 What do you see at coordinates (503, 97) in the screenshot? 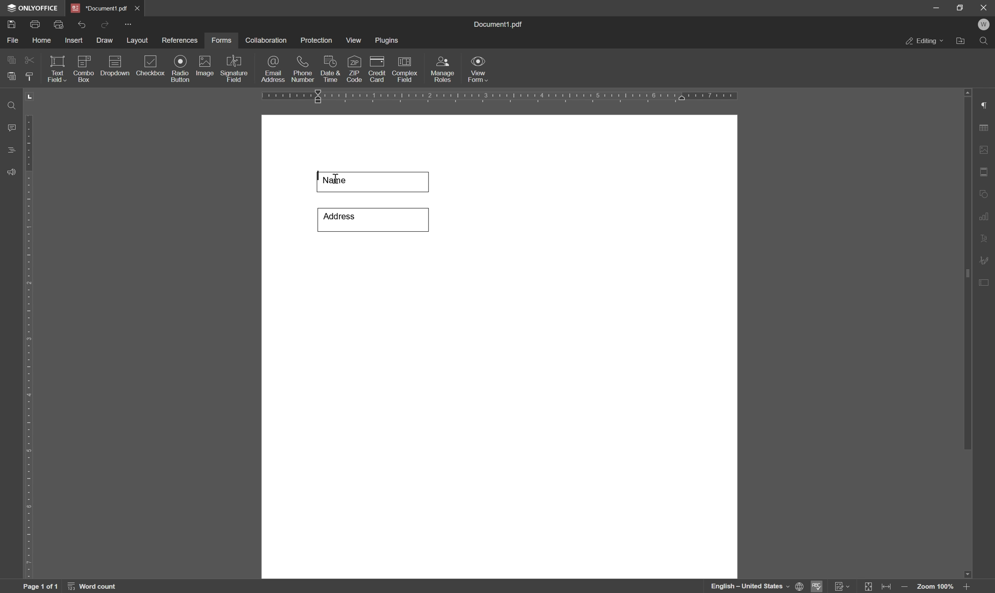
I see `ruler` at bounding box center [503, 97].